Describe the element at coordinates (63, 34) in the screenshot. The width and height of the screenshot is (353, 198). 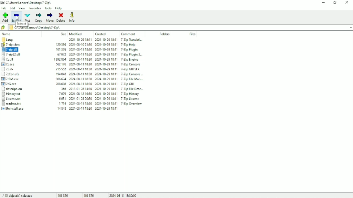
I see `Size` at that location.